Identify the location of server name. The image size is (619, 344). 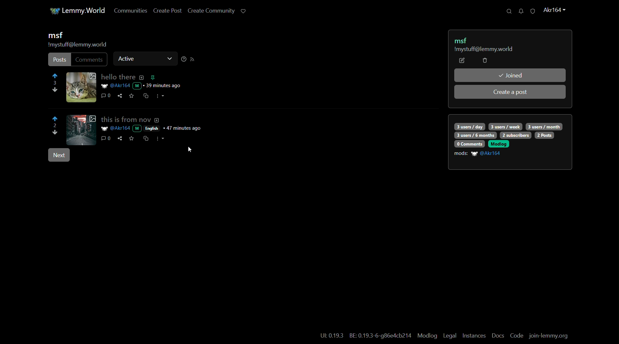
(85, 10).